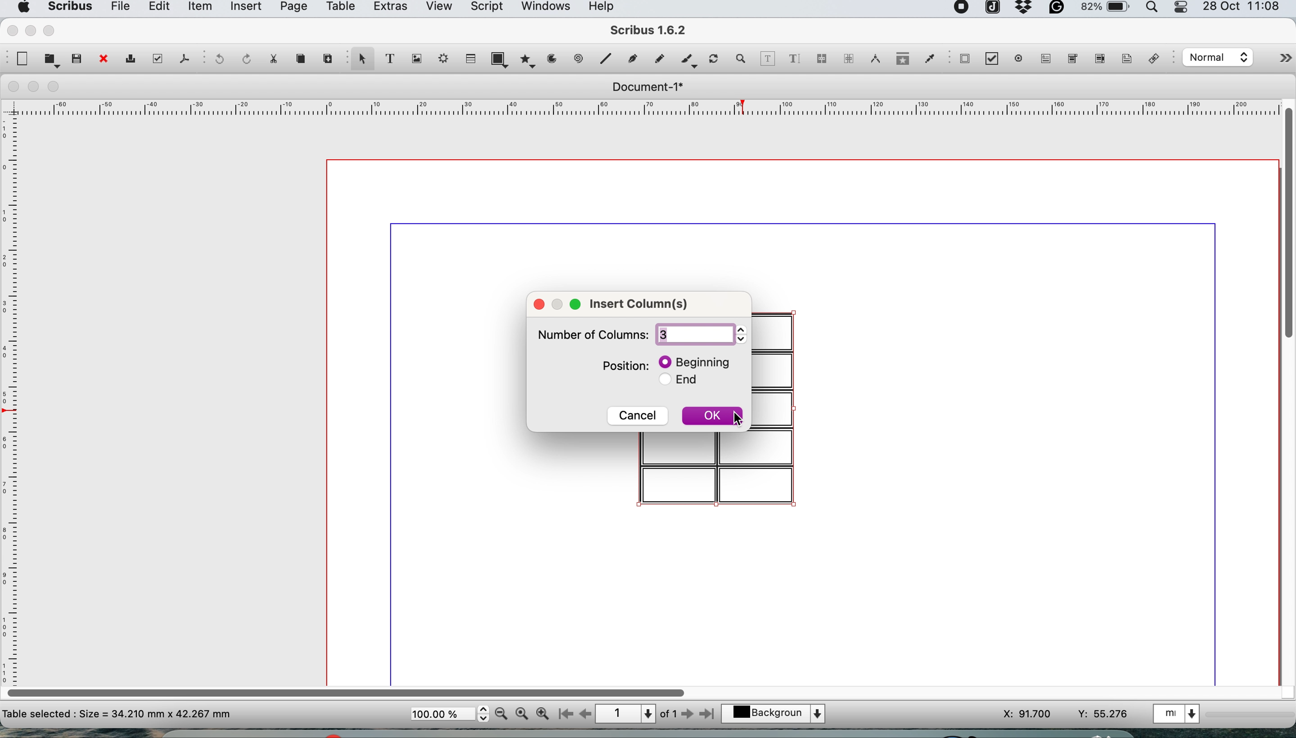 This screenshot has height=738, width=1296. I want to click on increment or decrement number of columns, so click(738, 334).